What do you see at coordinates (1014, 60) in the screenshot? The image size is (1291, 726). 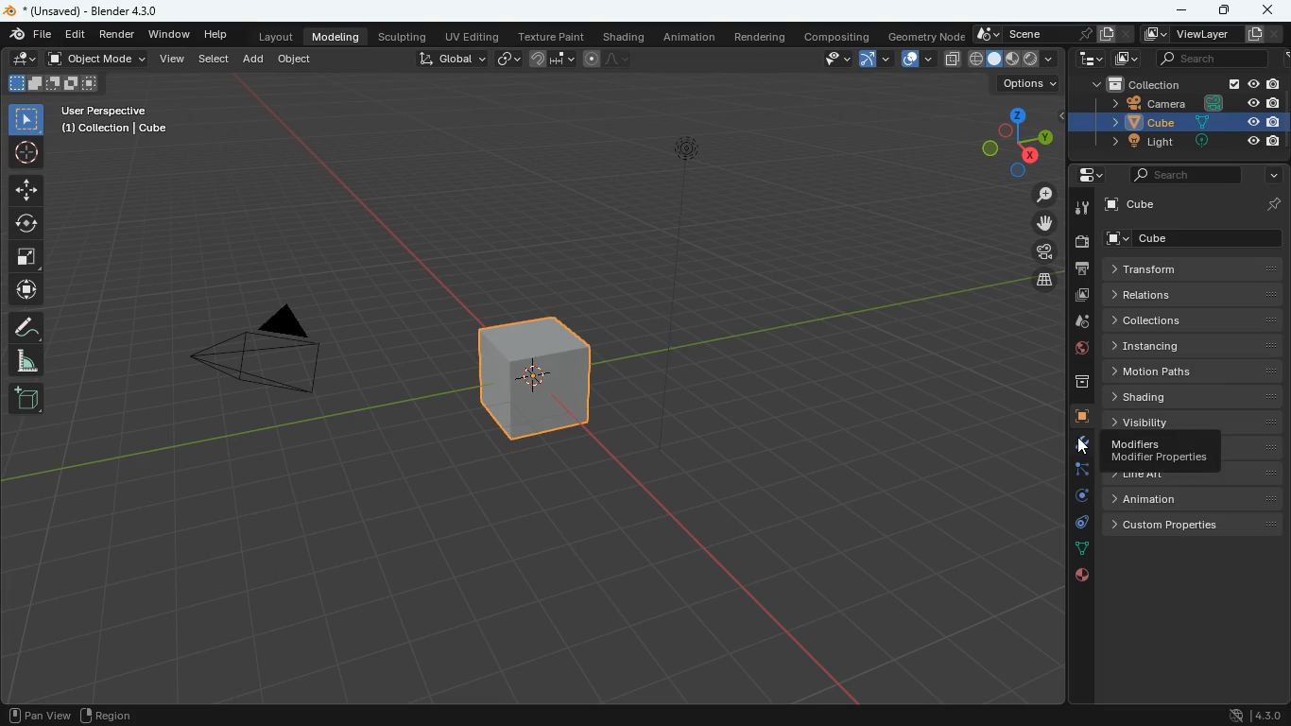 I see `cube type` at bounding box center [1014, 60].